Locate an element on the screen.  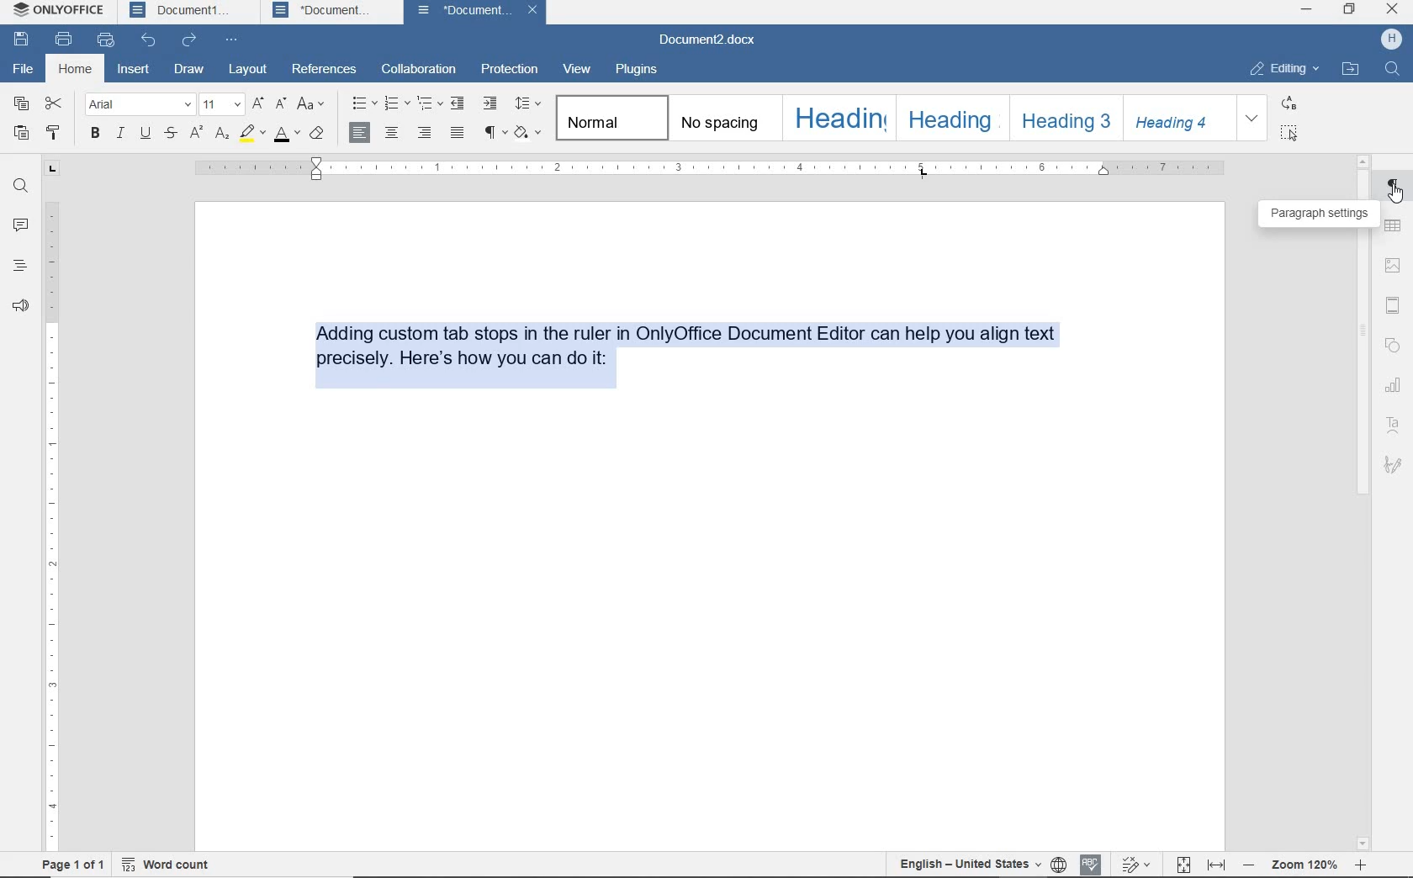
normal is located at coordinates (609, 118).